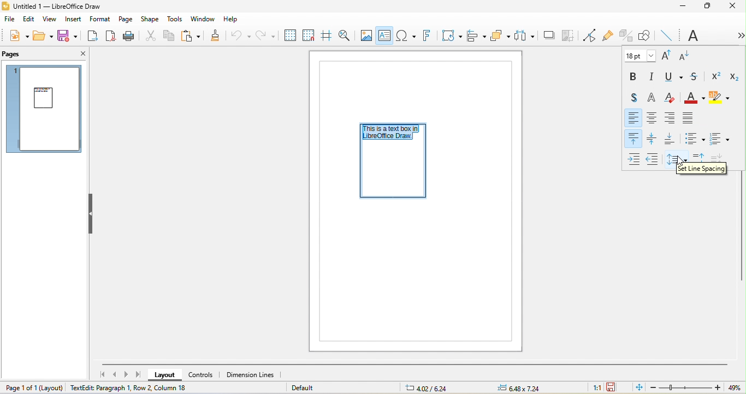 This screenshot has height=394, width=746. What do you see at coordinates (614, 388) in the screenshot?
I see `the document has not been modified since the last save` at bounding box center [614, 388].